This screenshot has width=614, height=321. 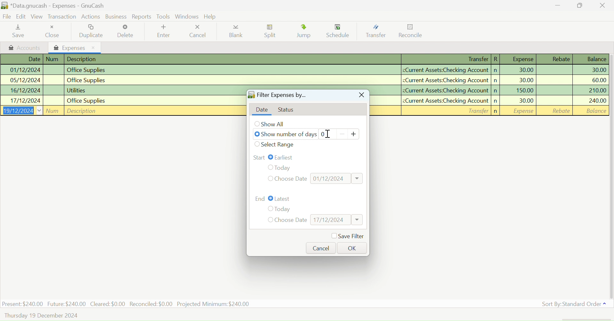 I want to click on Expenses, so click(x=75, y=47).